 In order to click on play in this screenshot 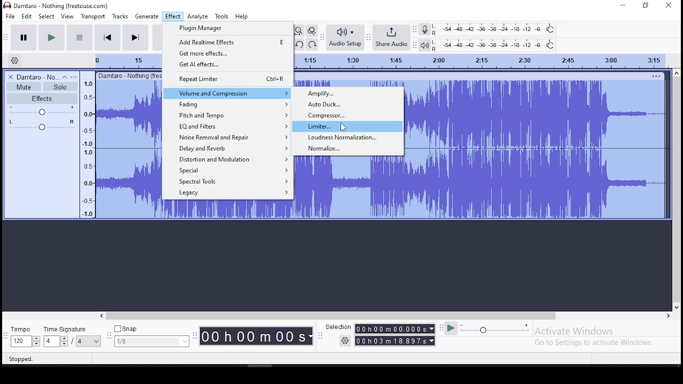, I will do `click(53, 37)`.